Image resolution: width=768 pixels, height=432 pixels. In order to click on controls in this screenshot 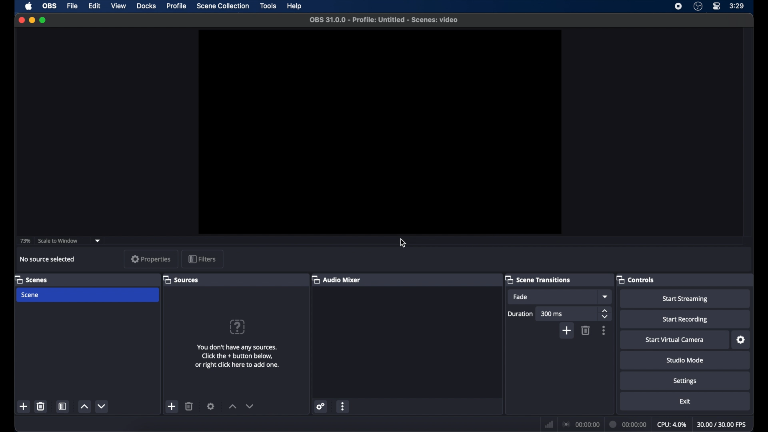, I will do `click(636, 279)`.